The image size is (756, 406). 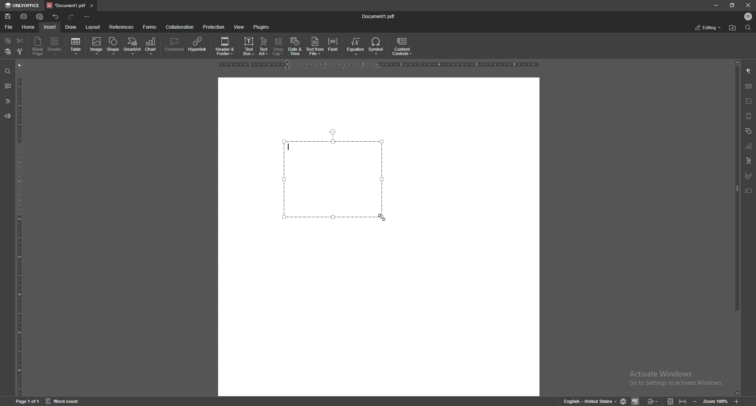 I want to click on drop cap, so click(x=278, y=46).